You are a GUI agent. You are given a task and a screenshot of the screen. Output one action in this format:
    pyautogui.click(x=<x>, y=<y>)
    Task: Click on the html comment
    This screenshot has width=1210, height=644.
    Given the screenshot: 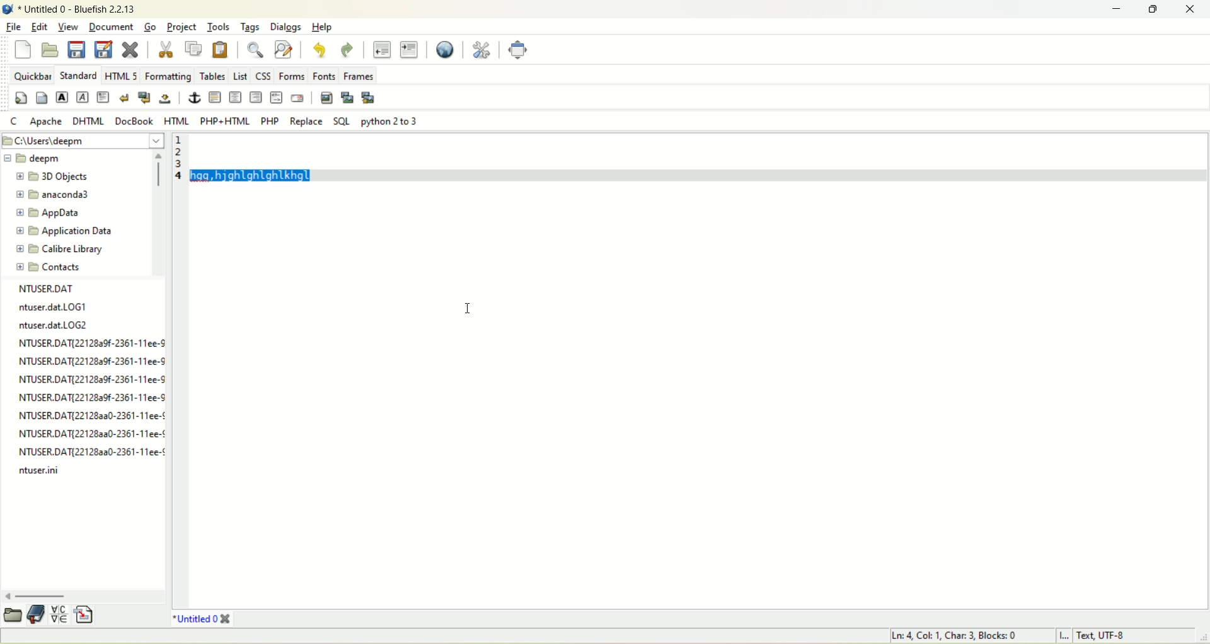 What is the action you would take?
    pyautogui.click(x=277, y=97)
    